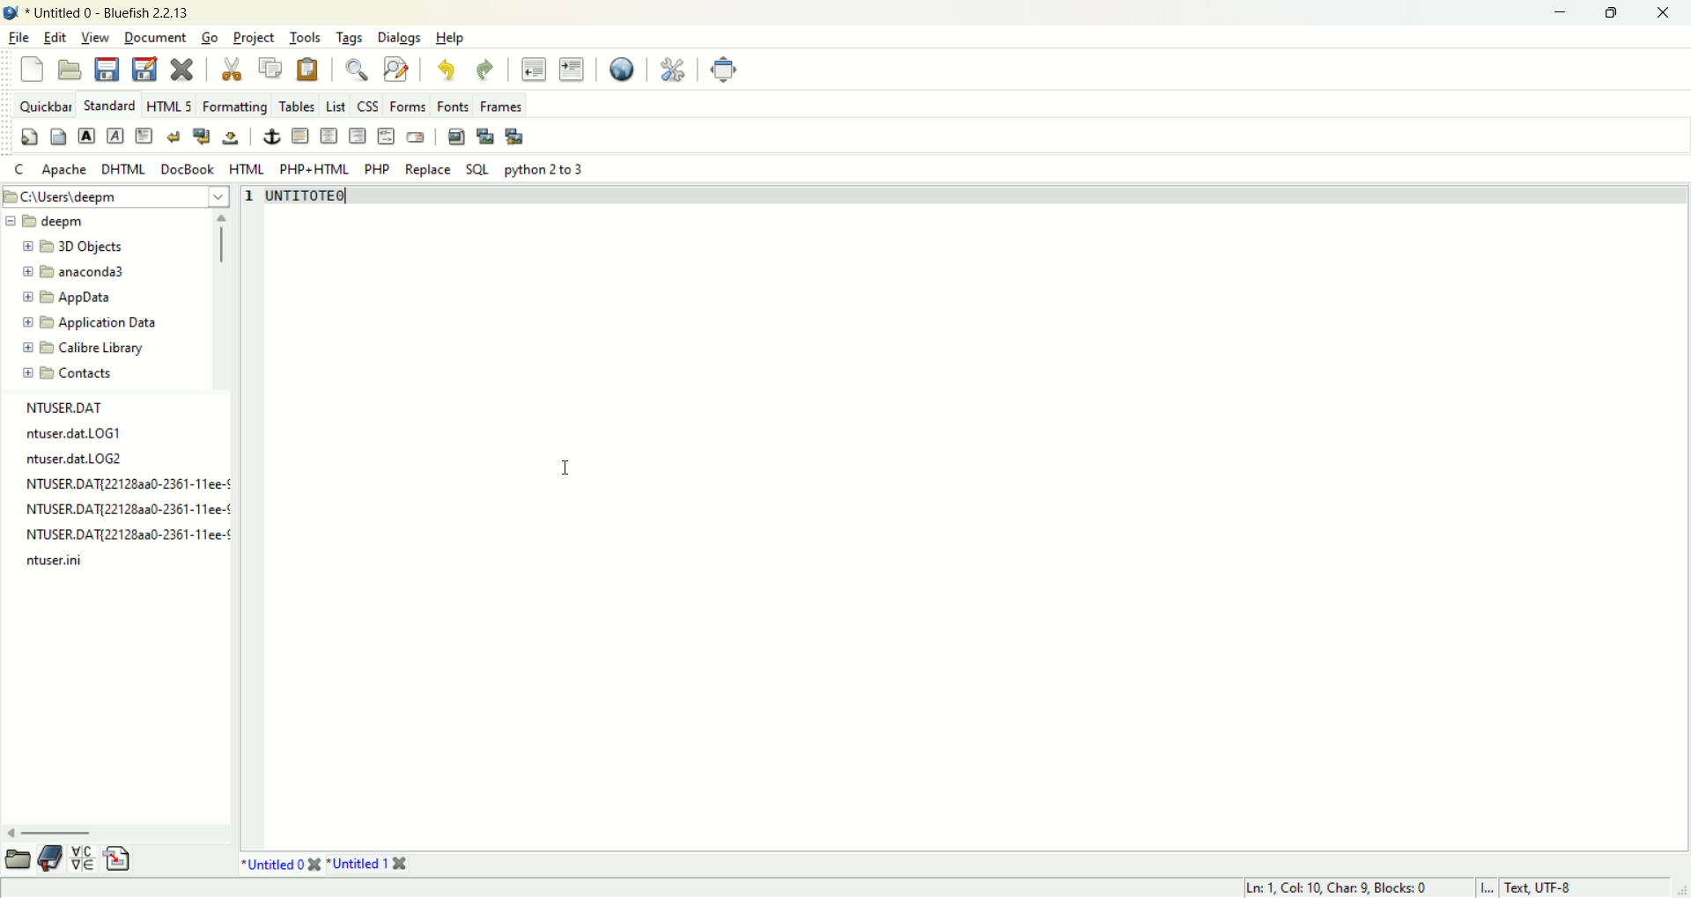 The image size is (1691, 898). I want to click on formatting, so click(232, 108).